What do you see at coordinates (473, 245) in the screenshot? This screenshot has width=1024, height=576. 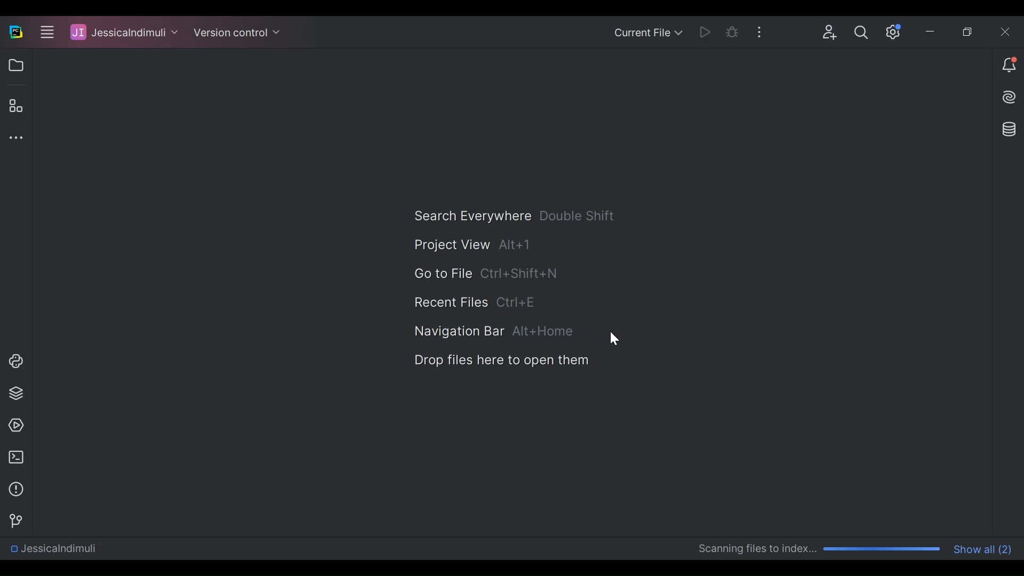 I see `Project View` at bounding box center [473, 245].